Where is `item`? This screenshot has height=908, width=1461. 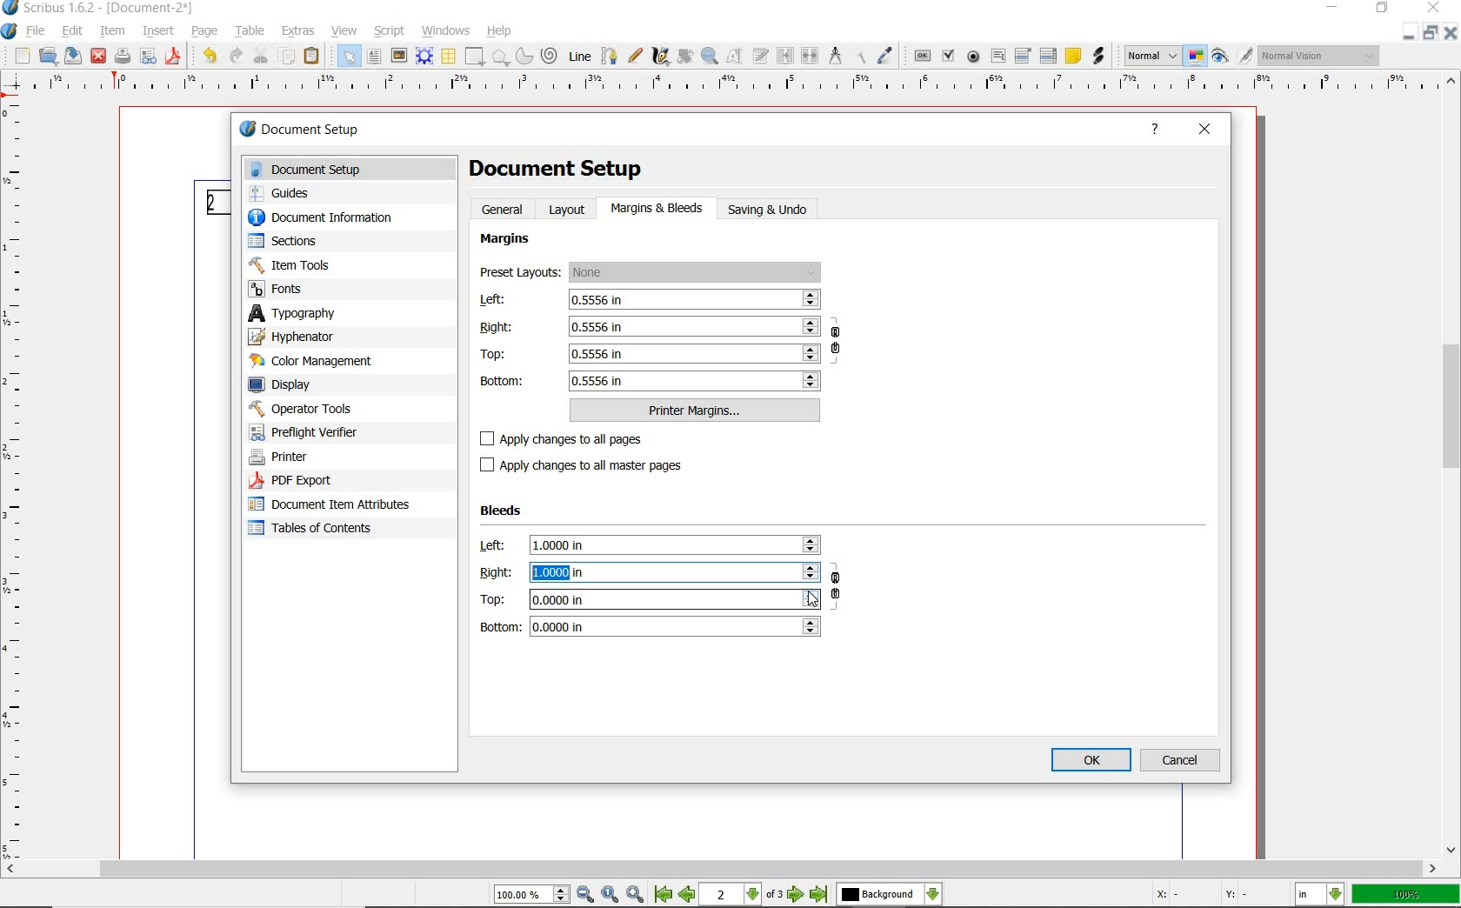
item is located at coordinates (112, 31).